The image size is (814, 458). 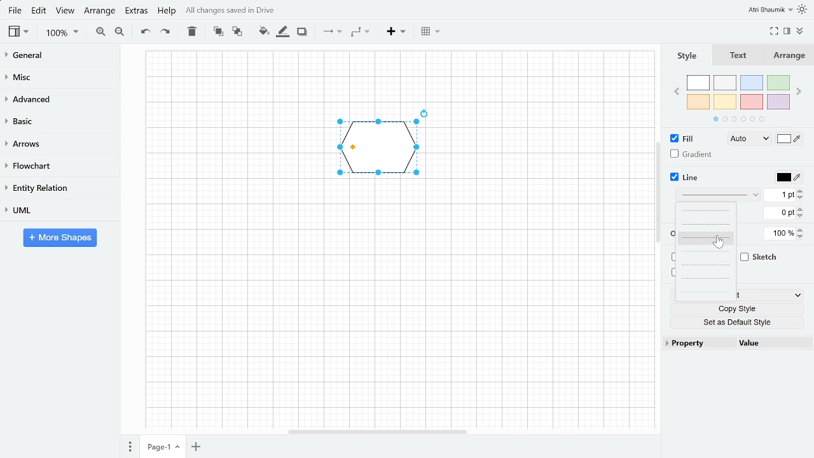 What do you see at coordinates (706, 266) in the screenshot?
I see `Dotted 1` at bounding box center [706, 266].